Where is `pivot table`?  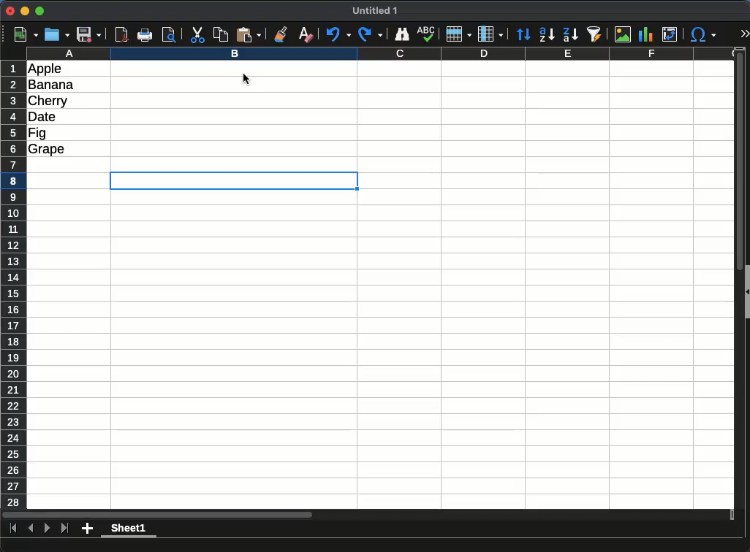 pivot table is located at coordinates (670, 34).